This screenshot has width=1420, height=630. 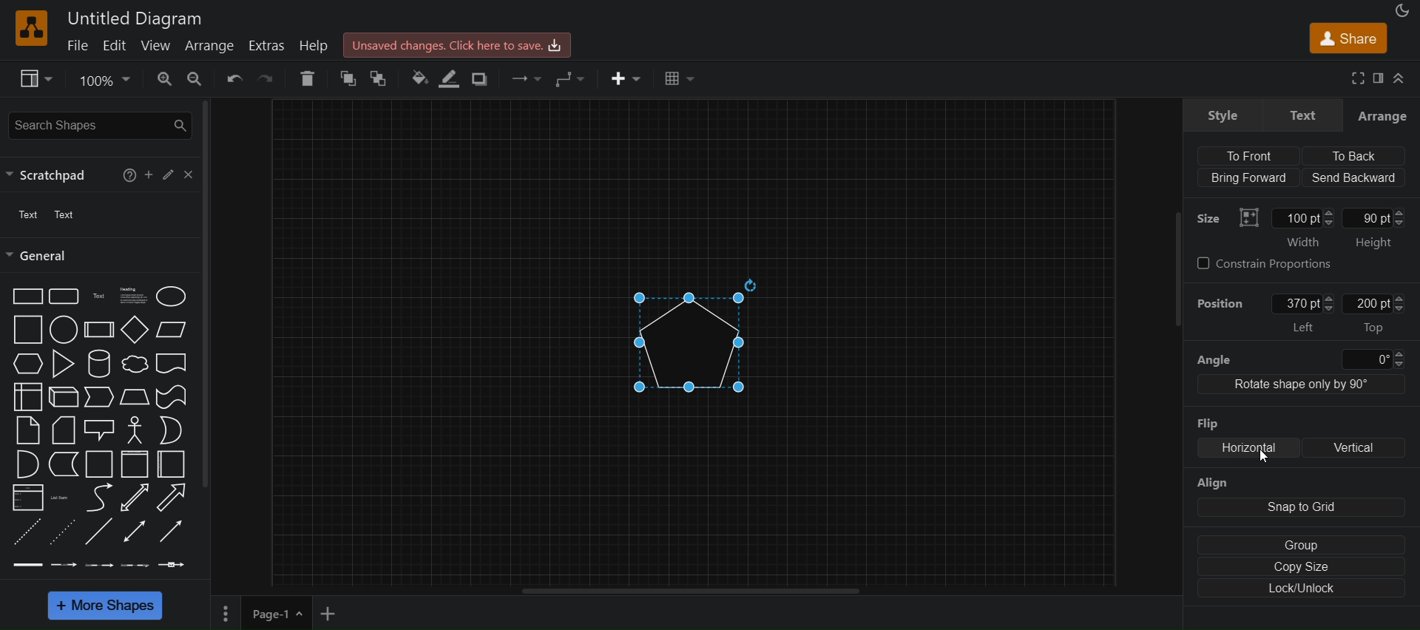 I want to click on Text, so click(x=1303, y=115).